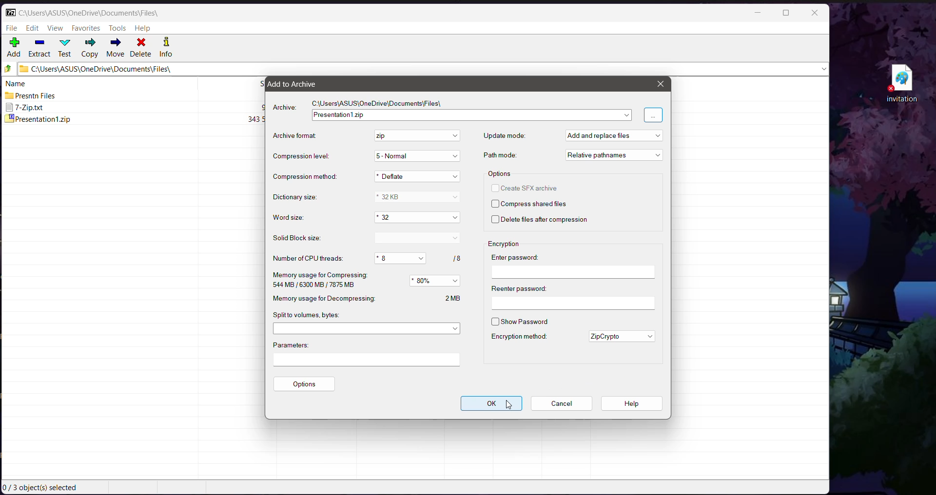  I want to click on Set the Split to volumes, in bytes, so click(367, 328).